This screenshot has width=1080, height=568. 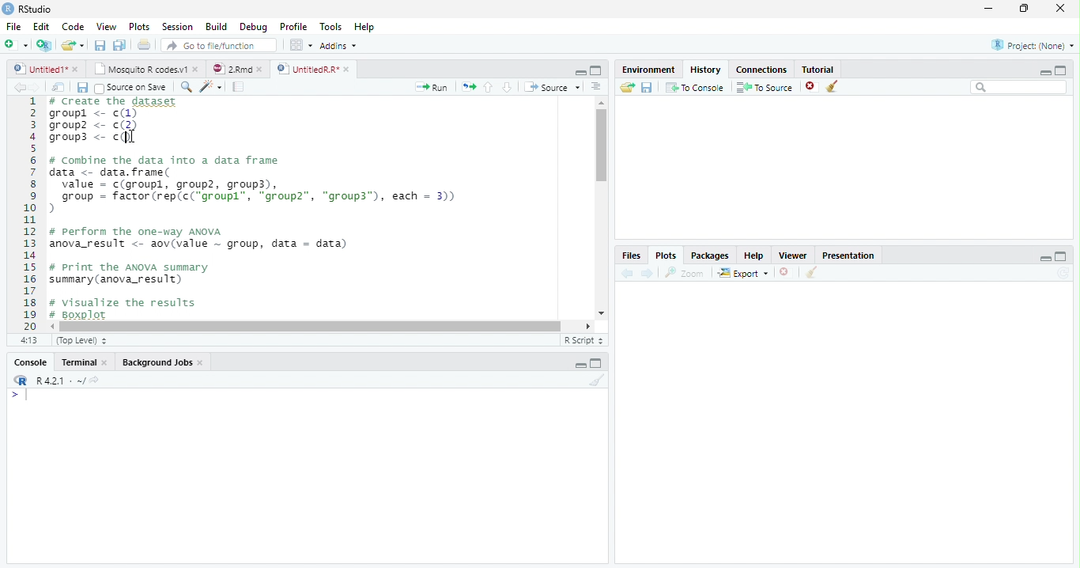 I want to click on Save, so click(x=101, y=46).